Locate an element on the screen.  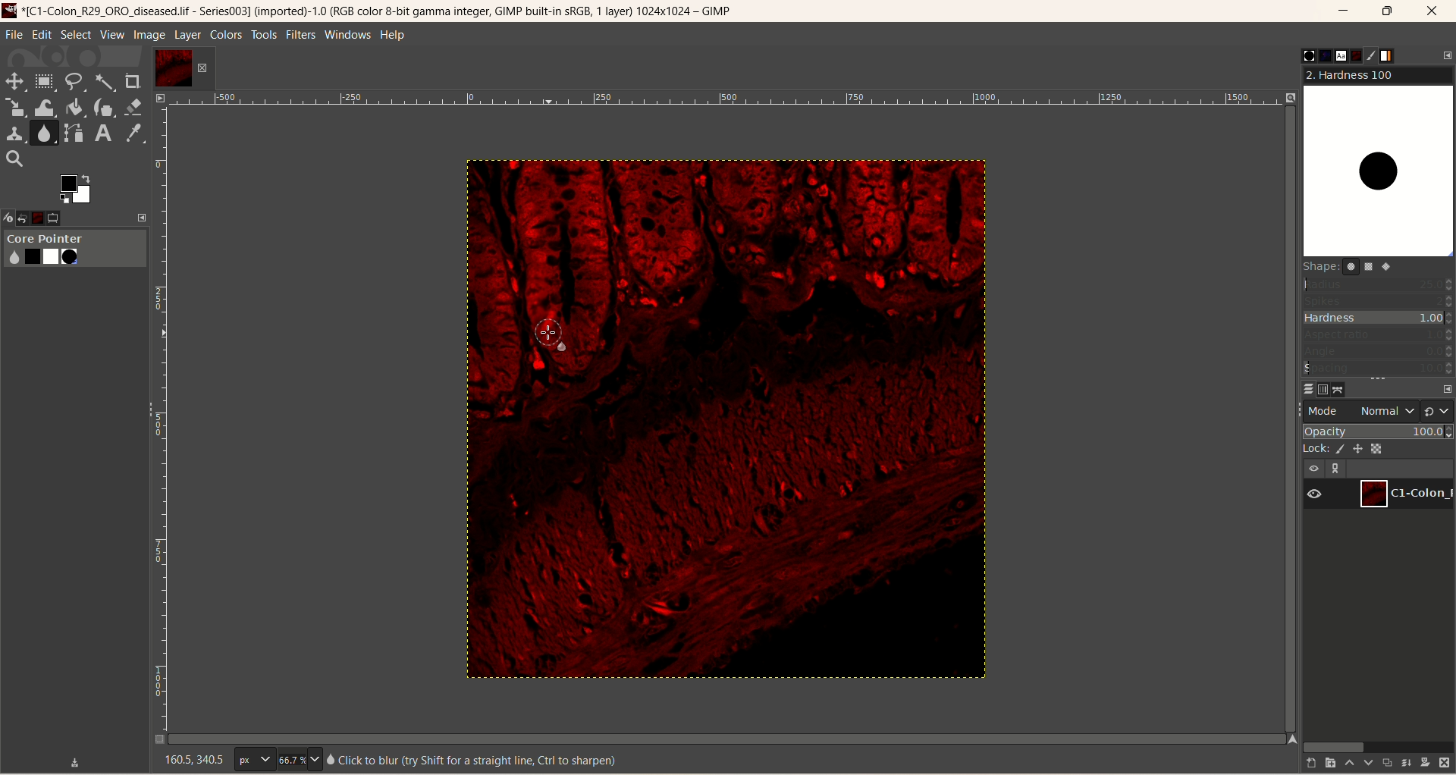
windows is located at coordinates (350, 34).